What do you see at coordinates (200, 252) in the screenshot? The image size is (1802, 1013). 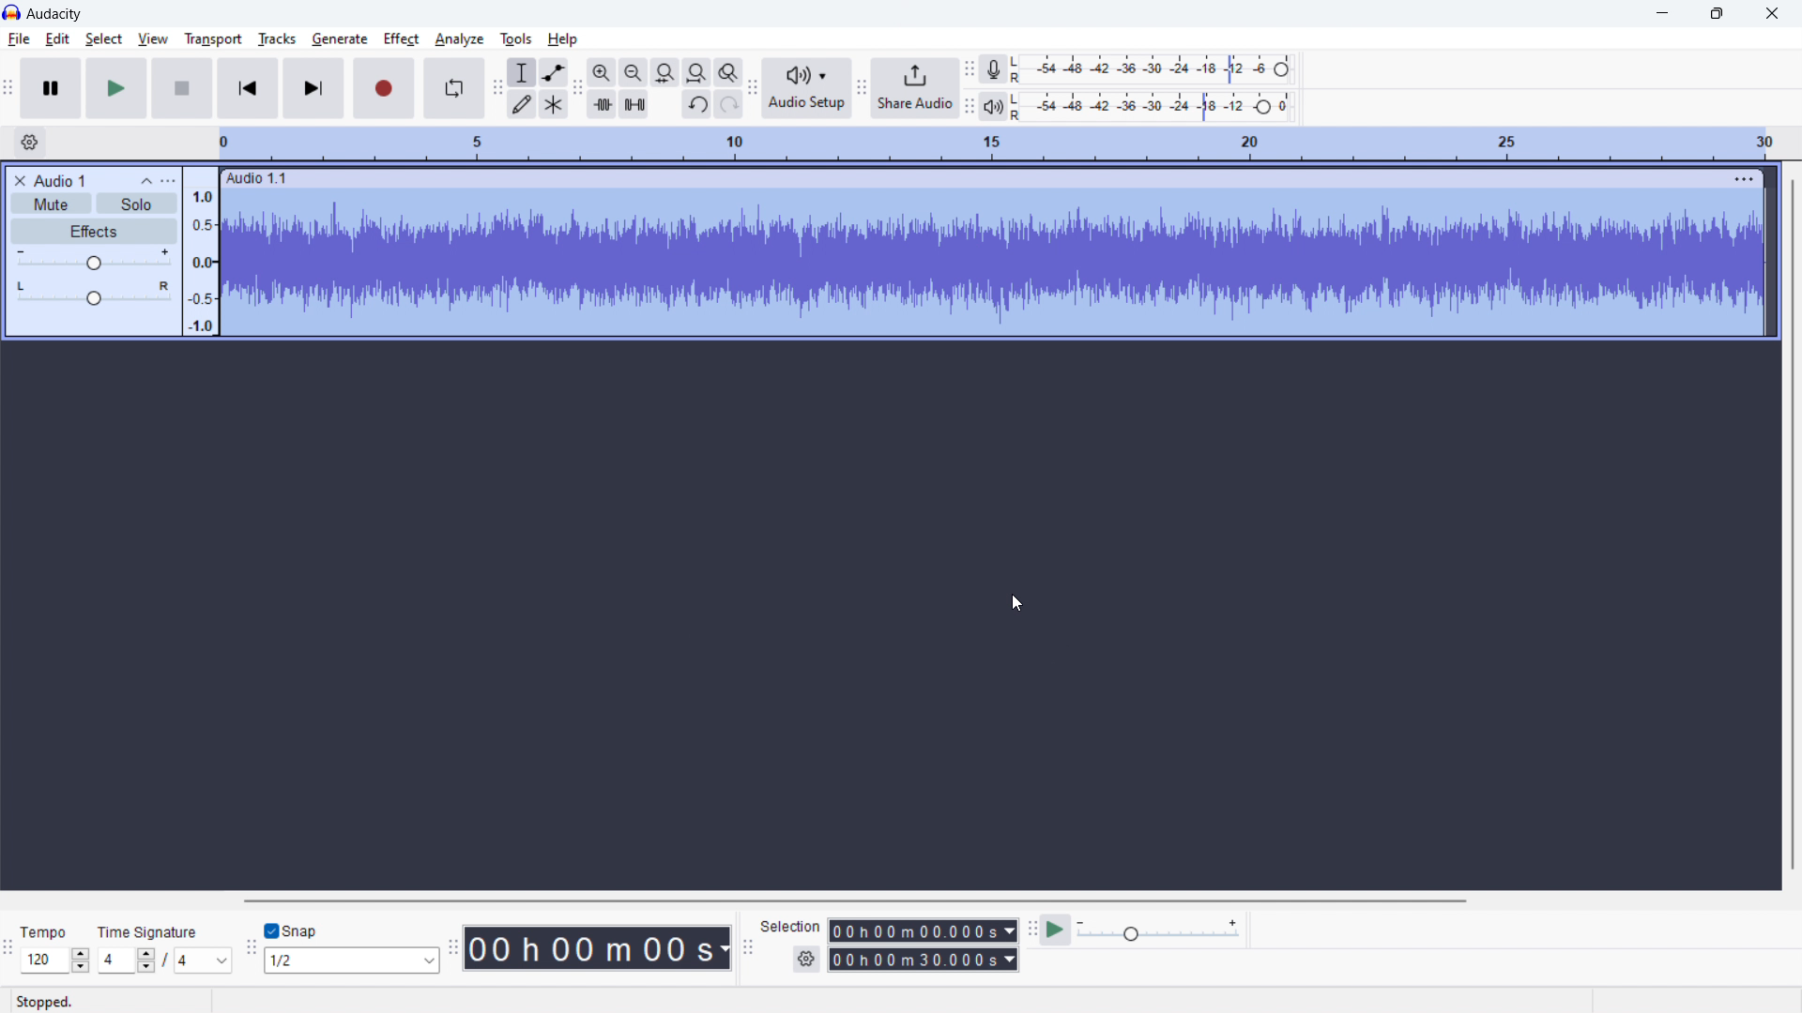 I see `amplitude` at bounding box center [200, 252].